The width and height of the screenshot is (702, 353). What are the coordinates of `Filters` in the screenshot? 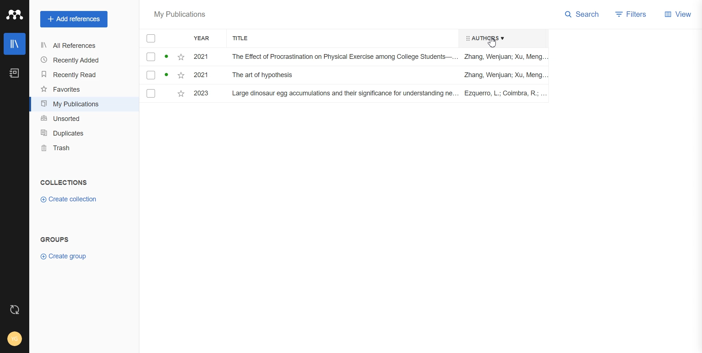 It's located at (633, 14).